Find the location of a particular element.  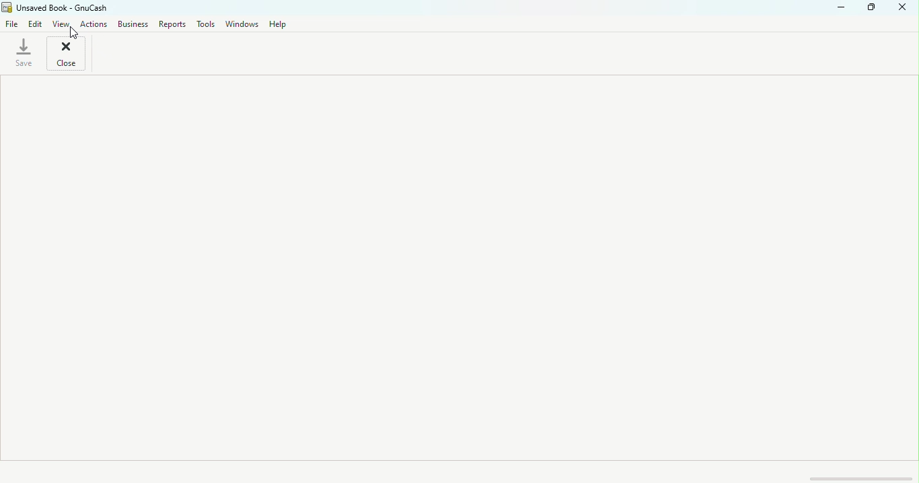

Status bar is located at coordinates (461, 471).